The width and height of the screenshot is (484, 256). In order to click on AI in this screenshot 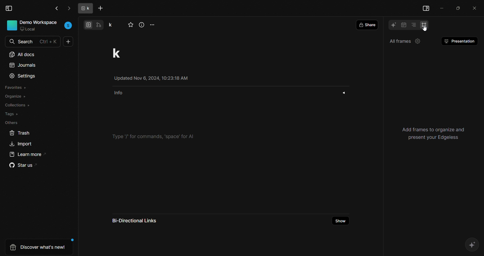, I will do `click(393, 24)`.